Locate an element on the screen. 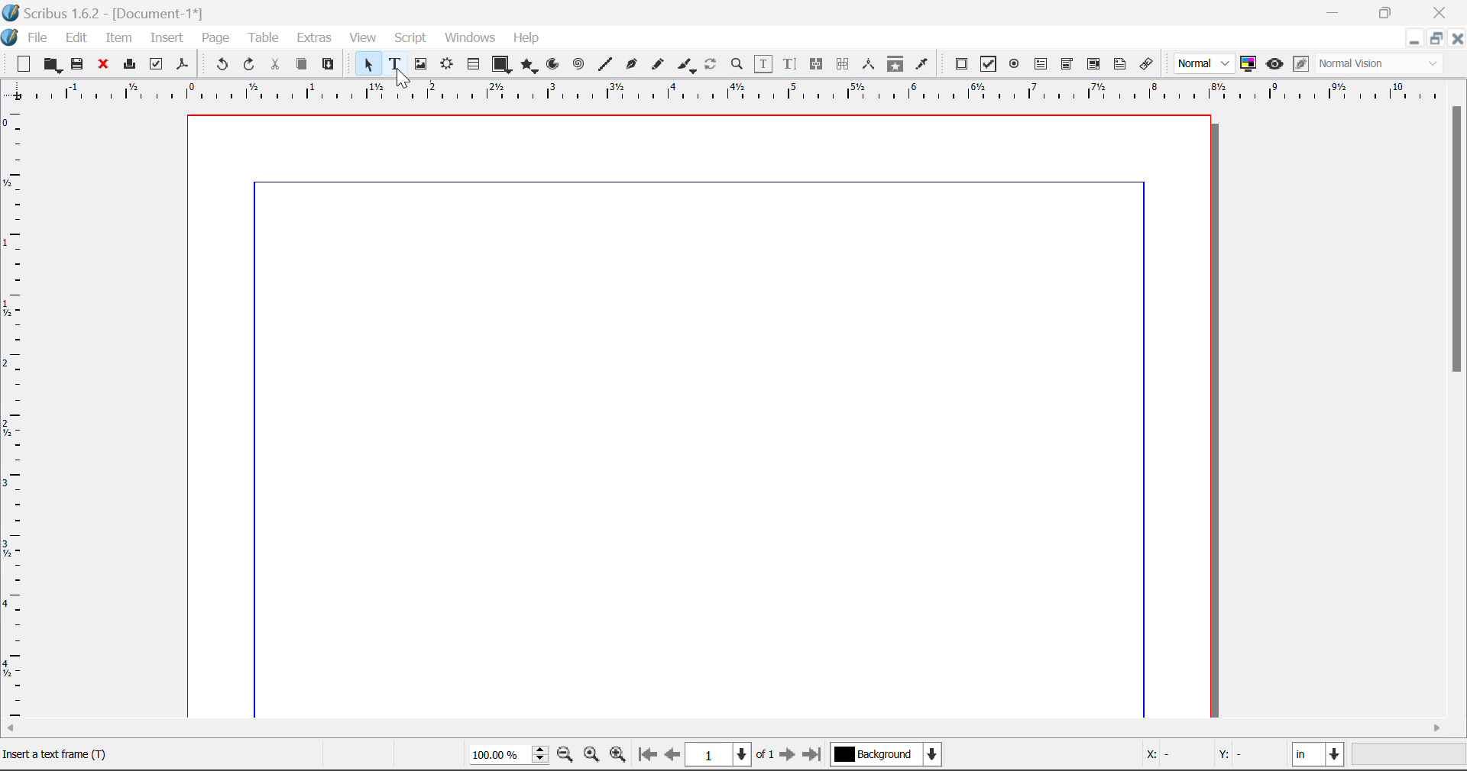 The height and width of the screenshot is (771, 1467). Undo is located at coordinates (219, 65).